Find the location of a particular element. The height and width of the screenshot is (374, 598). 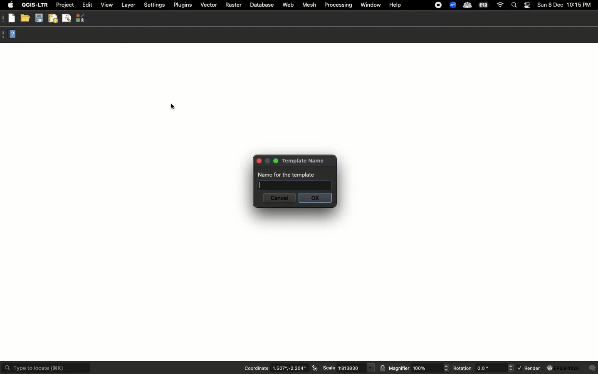

coordinates is located at coordinates (289, 369).